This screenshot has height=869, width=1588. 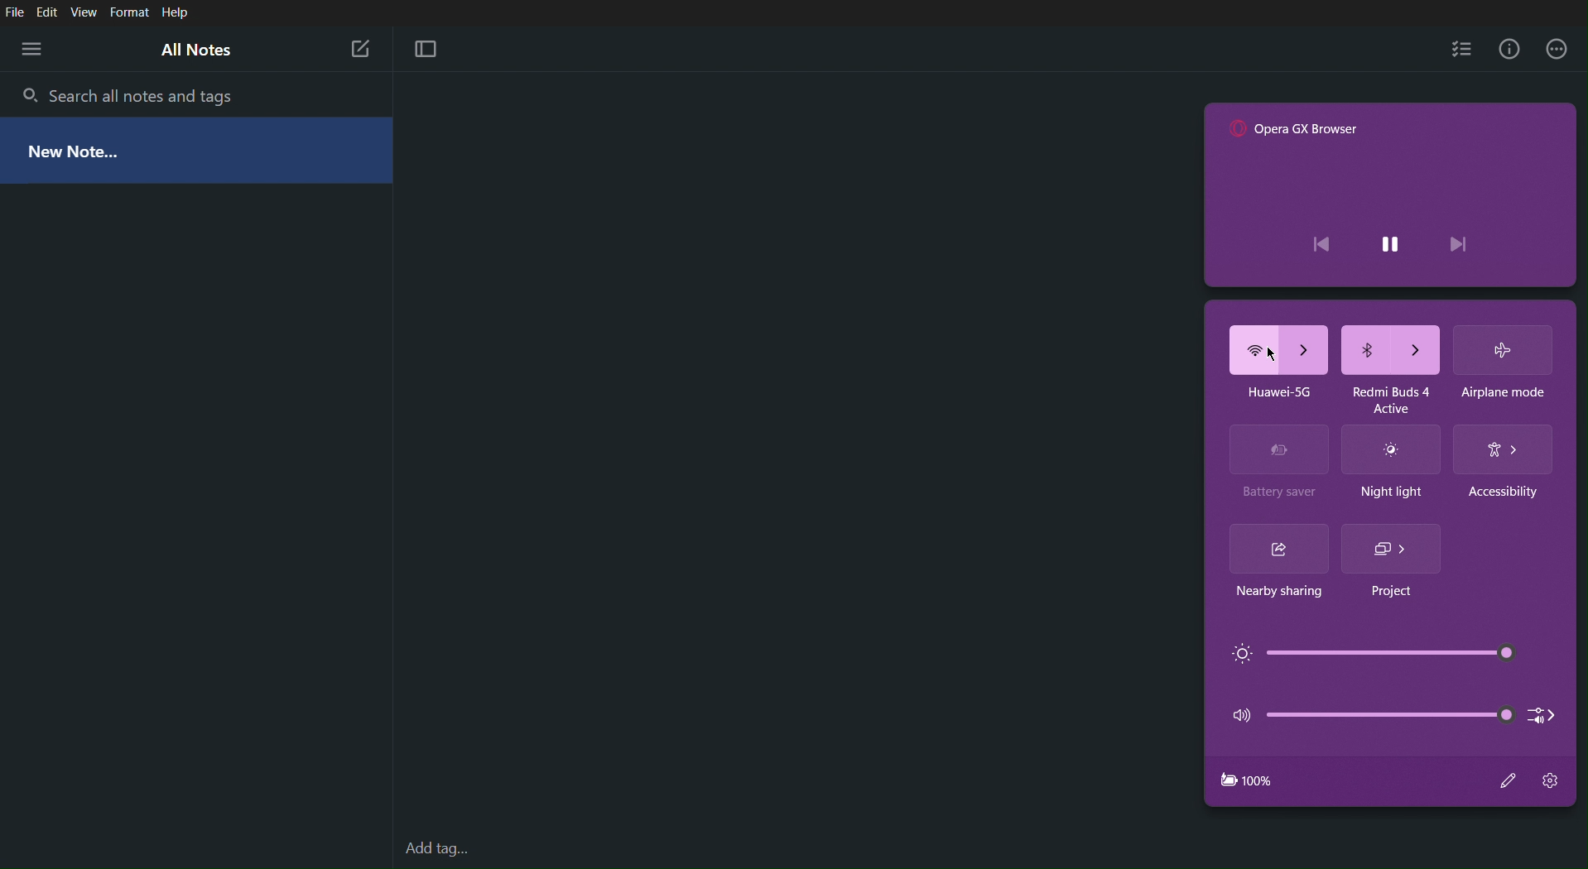 I want to click on Nearby sharing, so click(x=1281, y=551).